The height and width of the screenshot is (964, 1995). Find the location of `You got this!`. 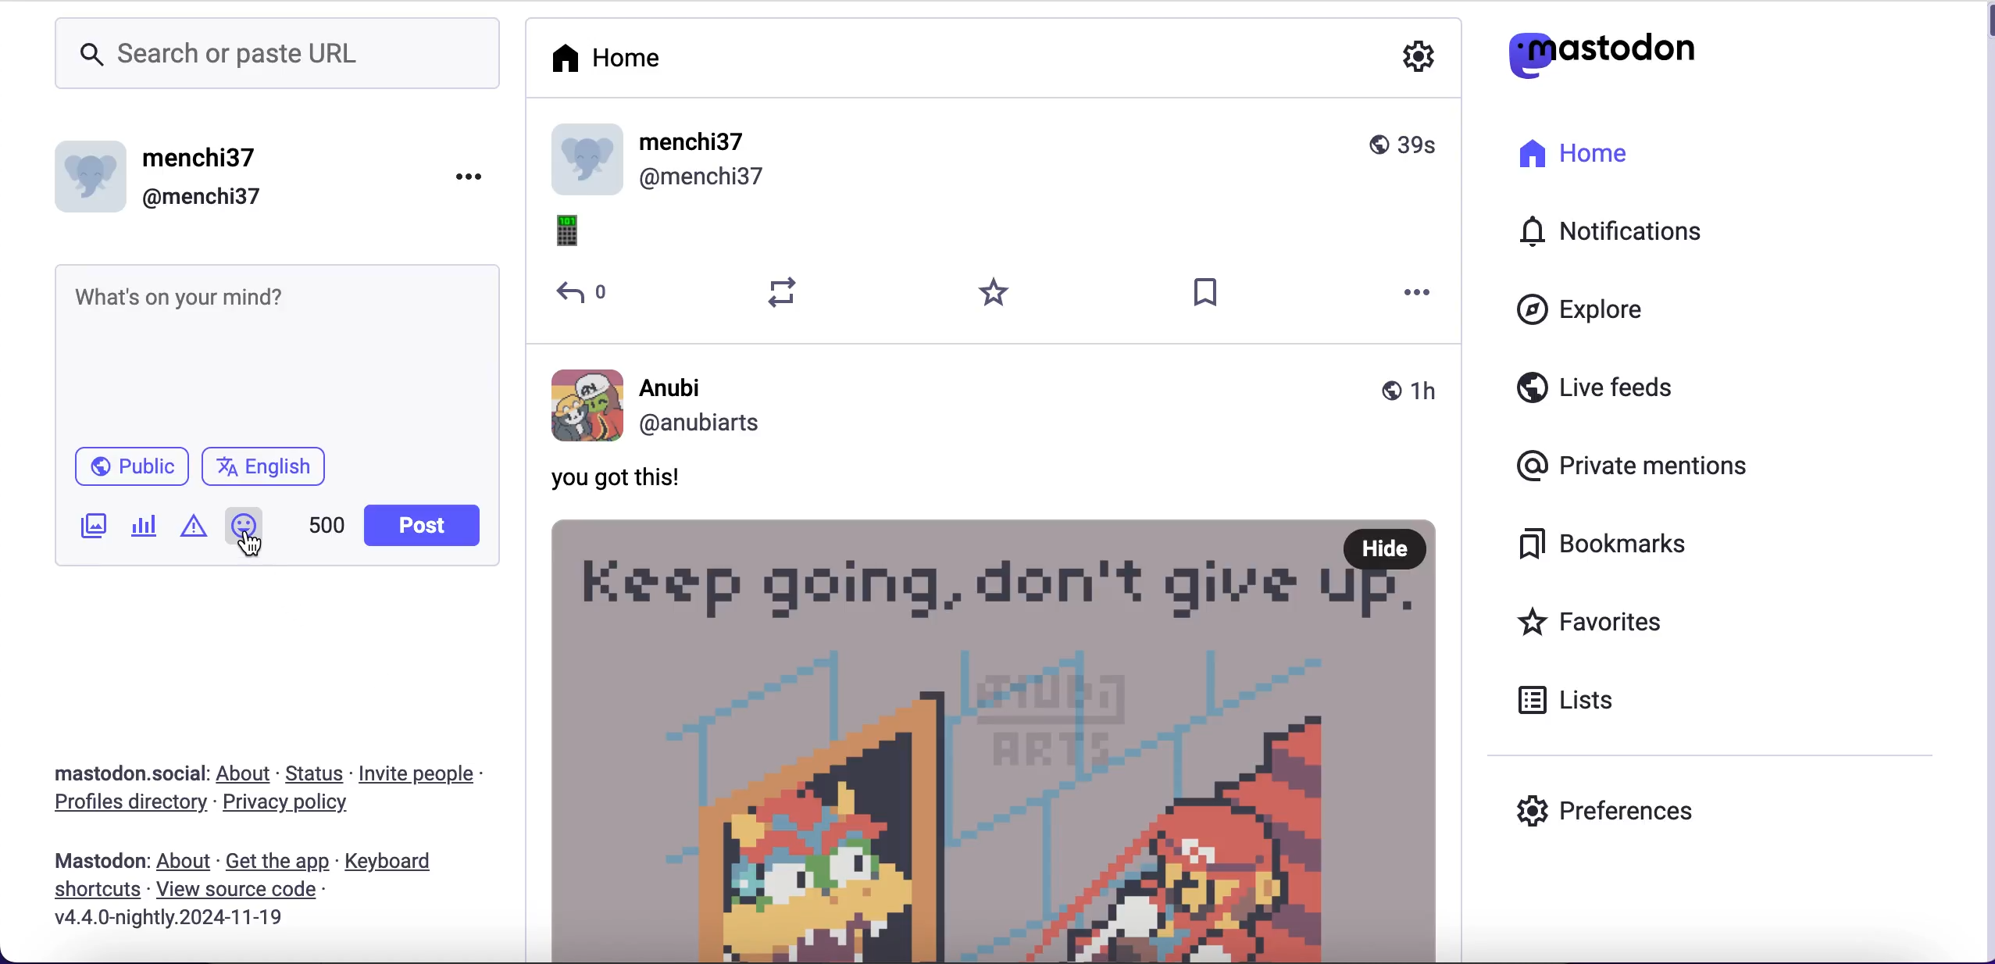

You got this! is located at coordinates (637, 479).